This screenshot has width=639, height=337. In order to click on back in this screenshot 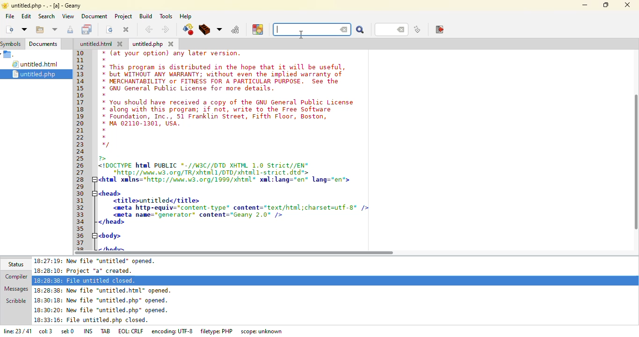, I will do `click(149, 29)`.